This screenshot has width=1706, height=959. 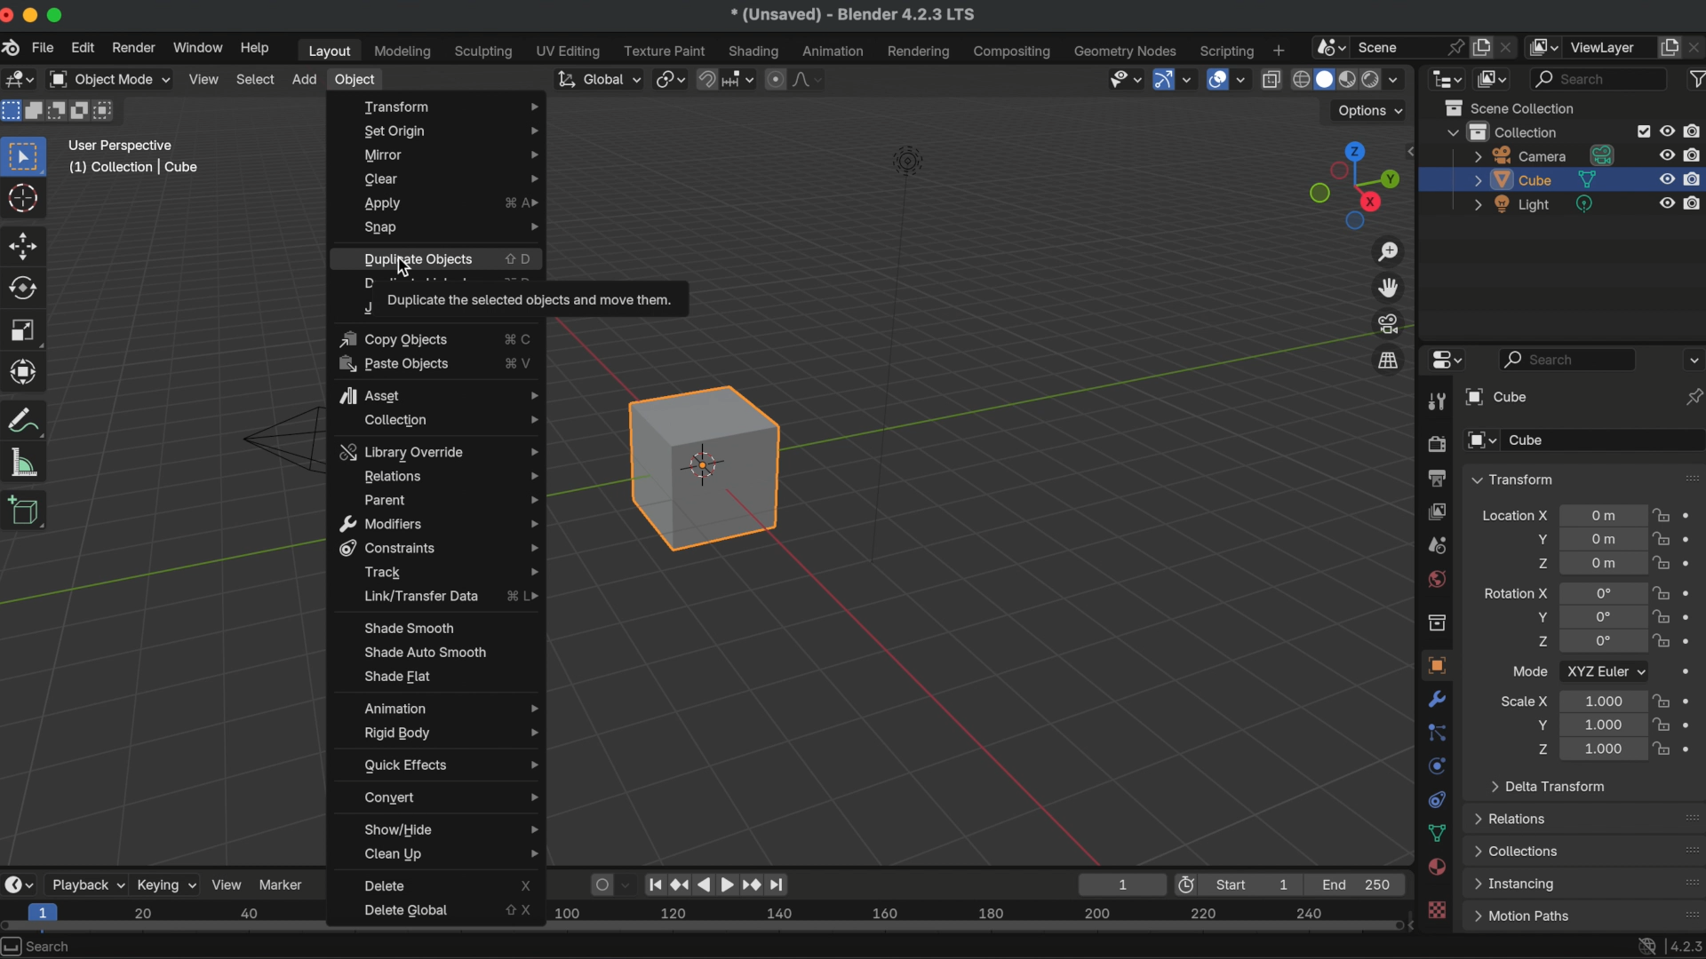 What do you see at coordinates (431, 339) in the screenshot?
I see `copy objects` at bounding box center [431, 339].